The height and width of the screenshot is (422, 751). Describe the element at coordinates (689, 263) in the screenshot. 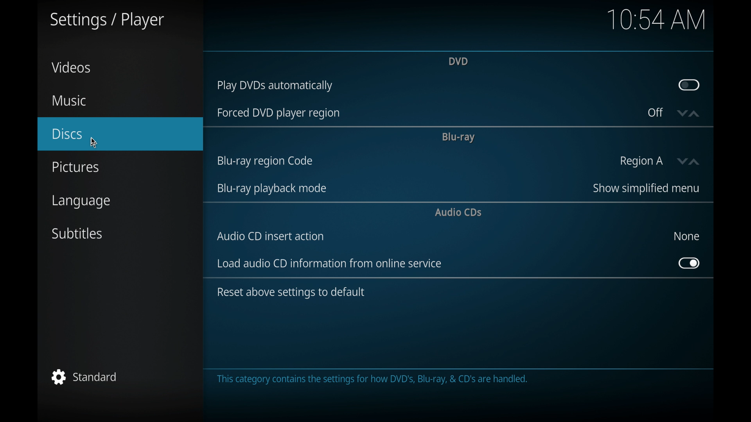

I see `toggle button` at that location.